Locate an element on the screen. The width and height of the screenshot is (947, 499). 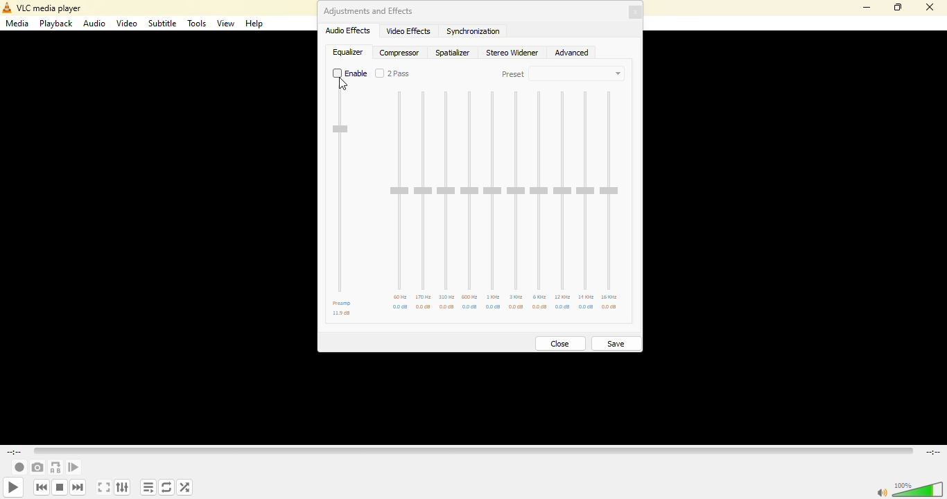
take a snapshot is located at coordinates (37, 467).